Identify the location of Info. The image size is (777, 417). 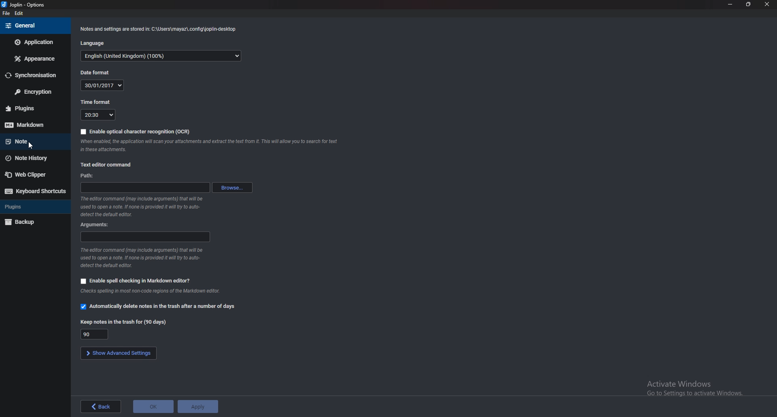
(142, 206).